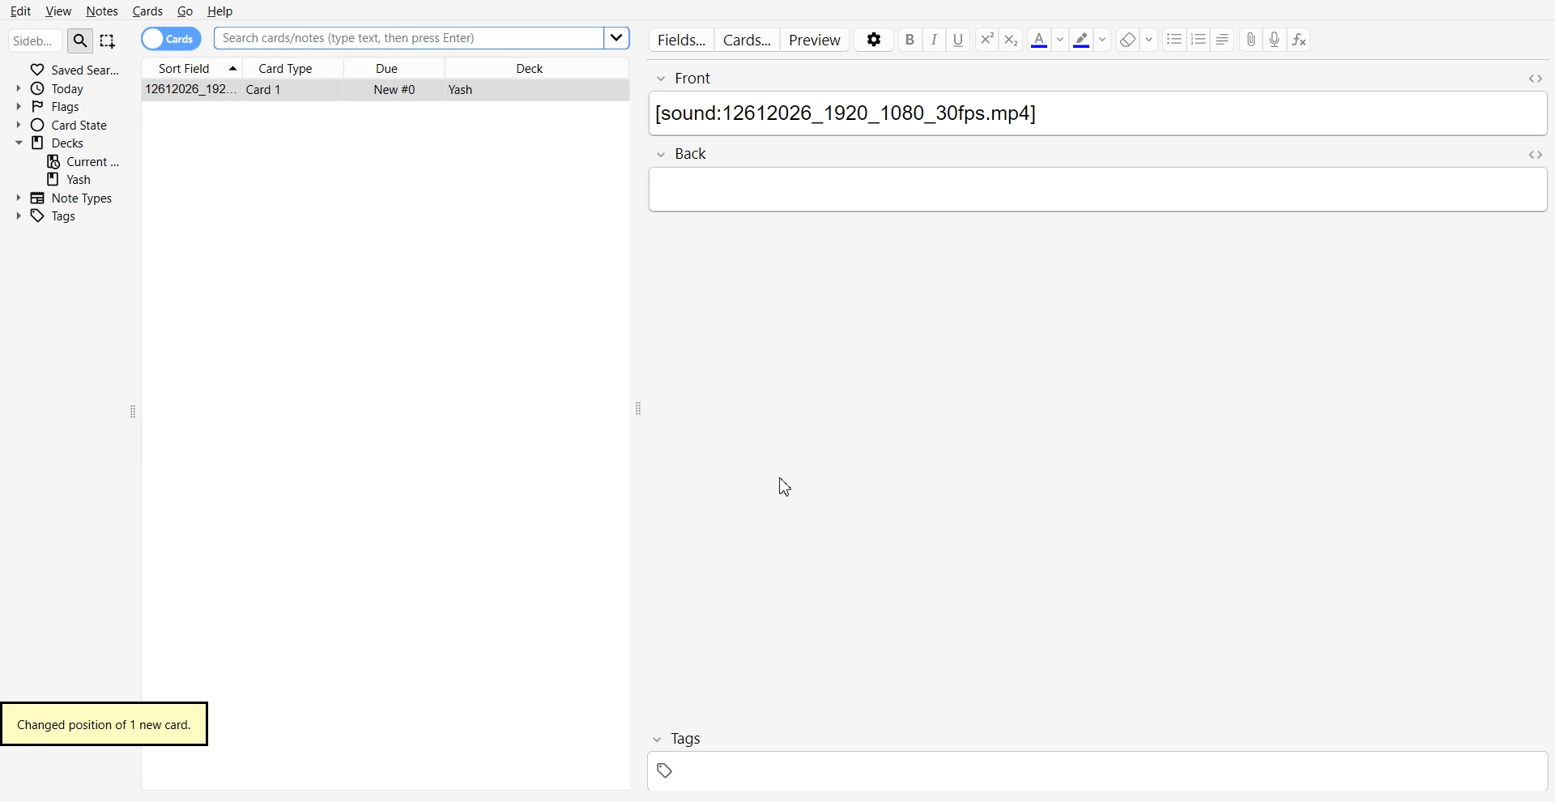 This screenshot has height=802, width=1555. Describe the element at coordinates (1536, 155) in the screenshot. I see `Toggle HTML Editor` at that location.